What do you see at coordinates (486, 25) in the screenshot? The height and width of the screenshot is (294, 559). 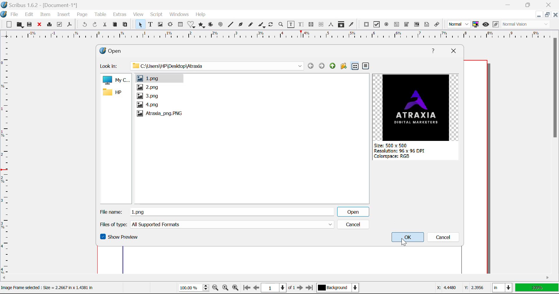 I see `Preview Mode` at bounding box center [486, 25].